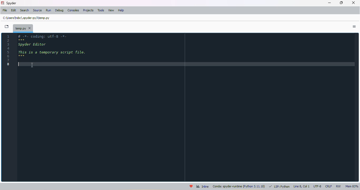 Image resolution: width=360 pixels, height=190 pixels. Describe the element at coordinates (330, 3) in the screenshot. I see `minimize` at that location.